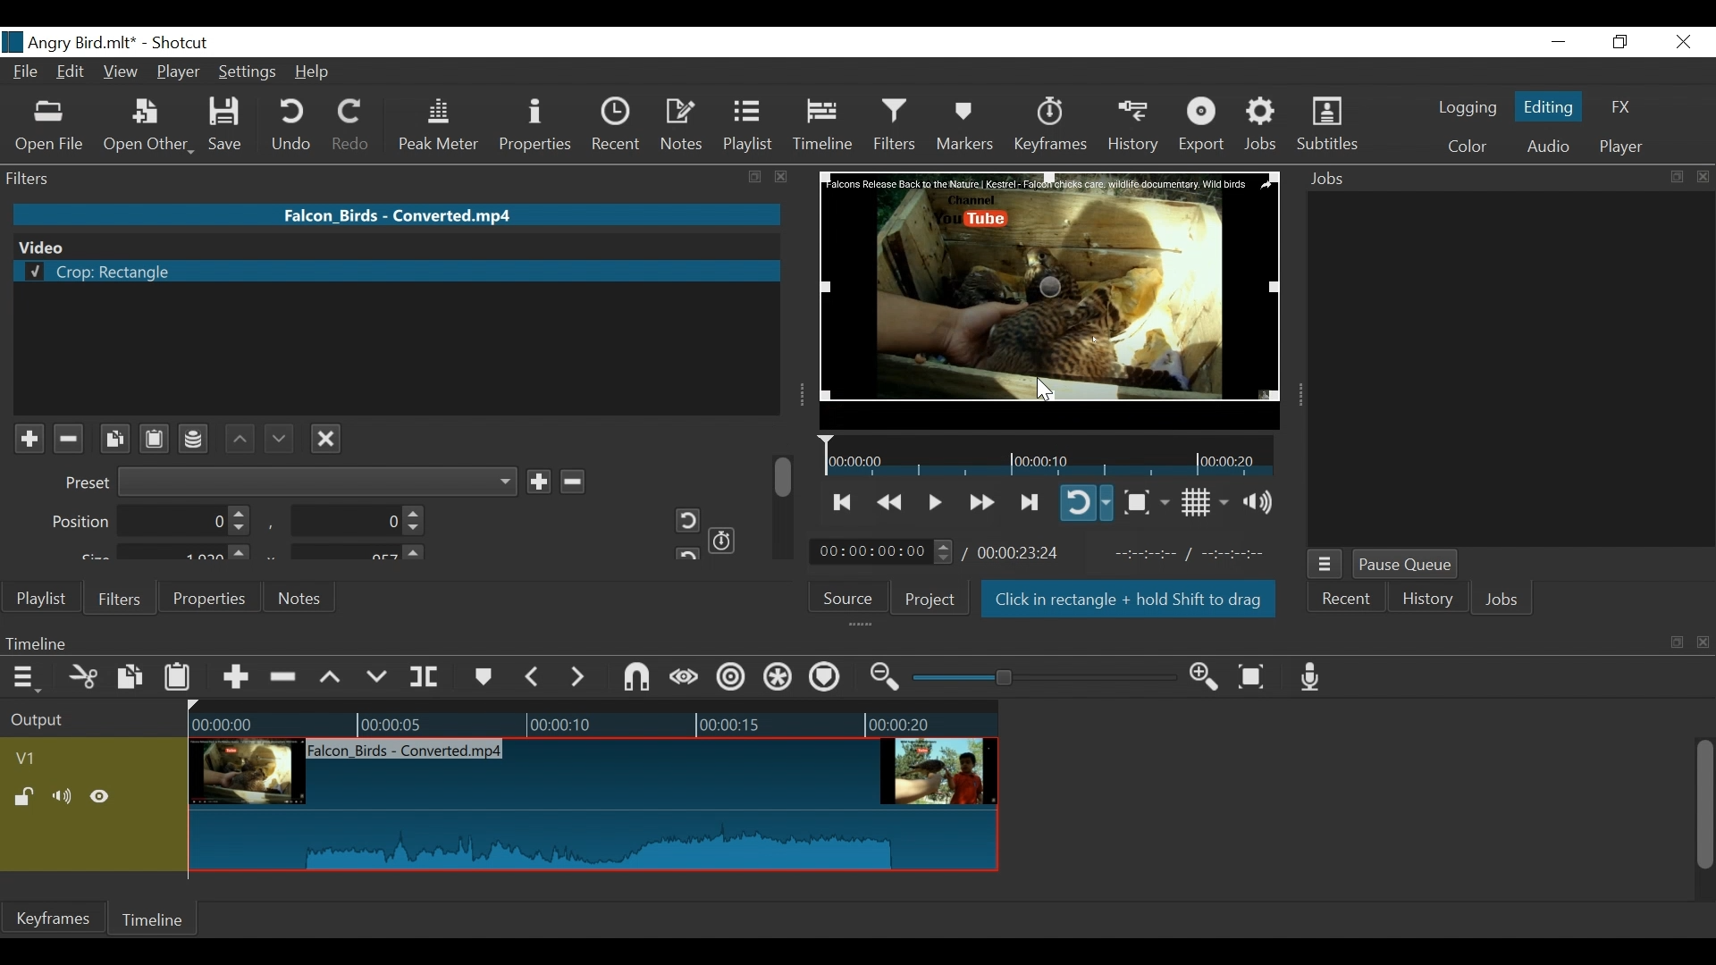 The height and width of the screenshot is (965, 1716). I want to click on Timeline menu, so click(29, 676).